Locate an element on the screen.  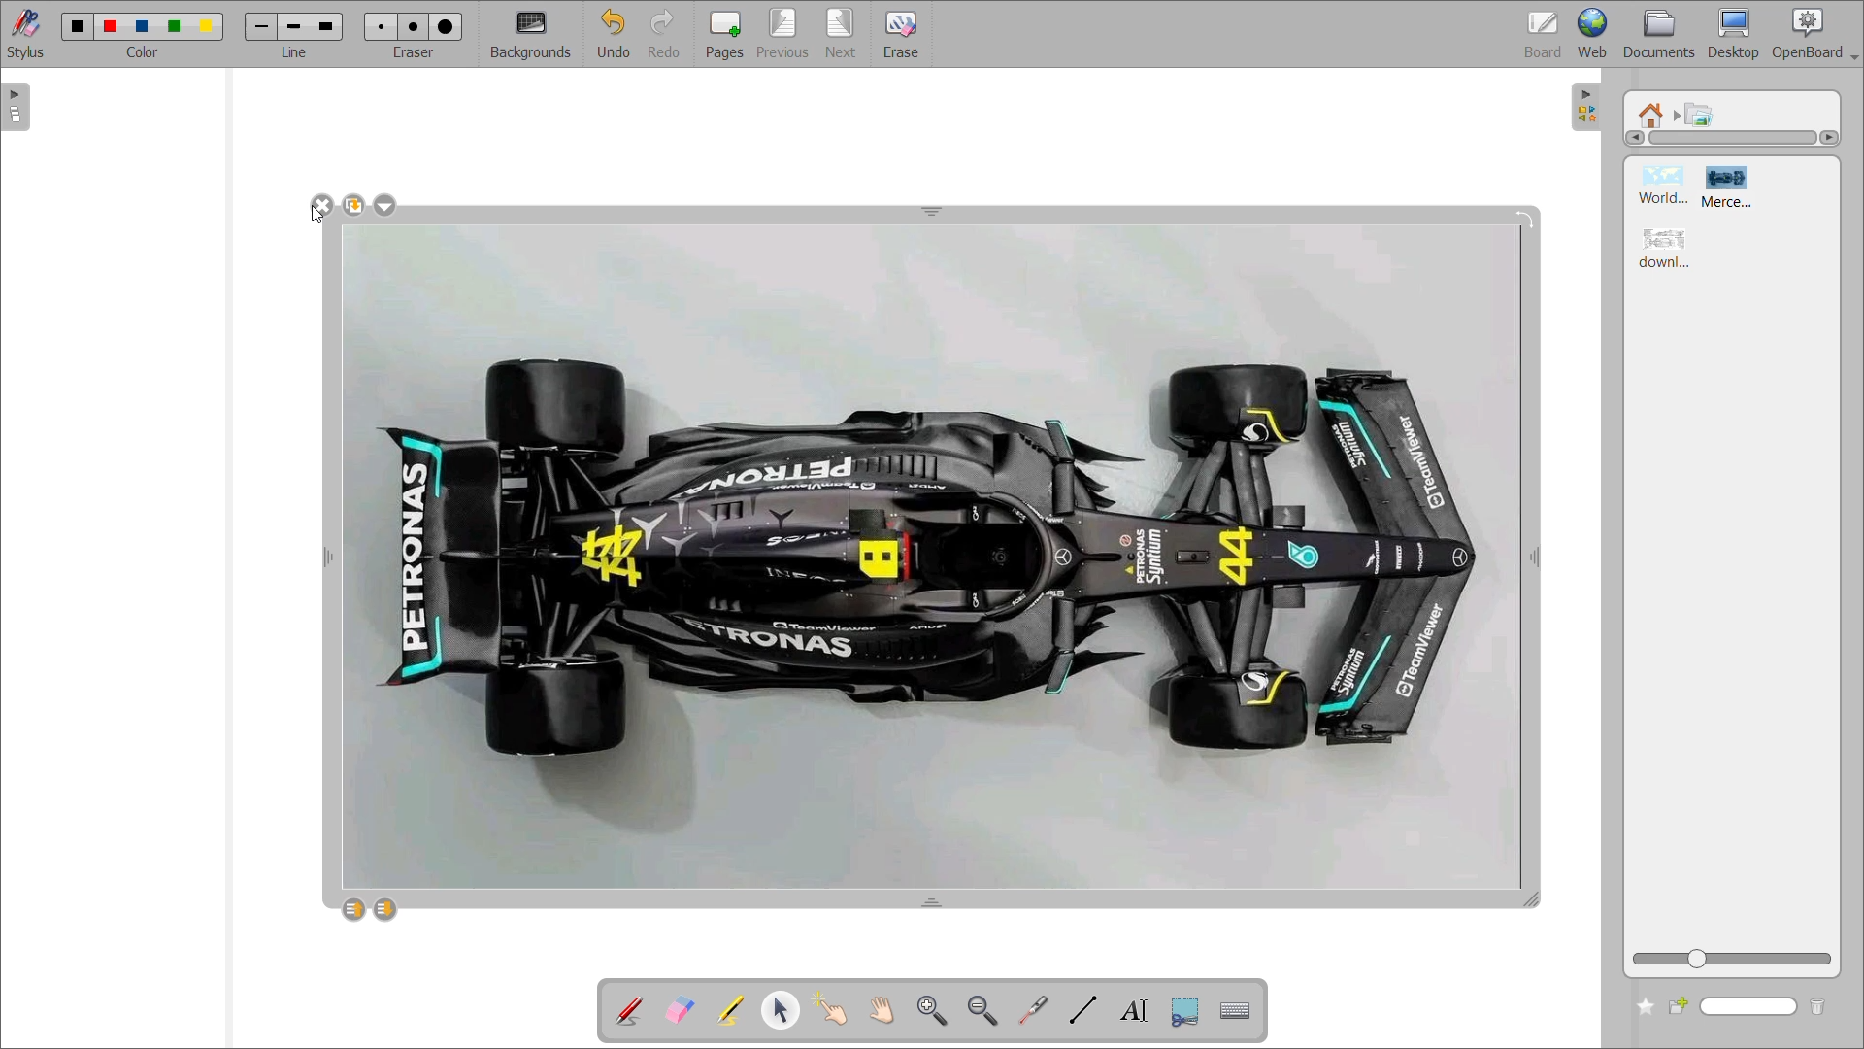
interact with items is located at coordinates (836, 1012).